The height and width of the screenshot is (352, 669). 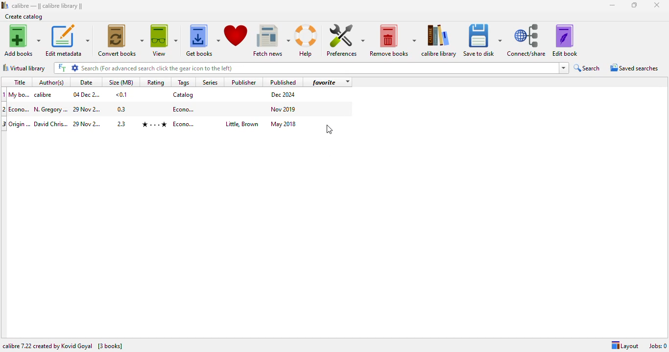 What do you see at coordinates (347, 82) in the screenshot?
I see `dropdown` at bounding box center [347, 82].